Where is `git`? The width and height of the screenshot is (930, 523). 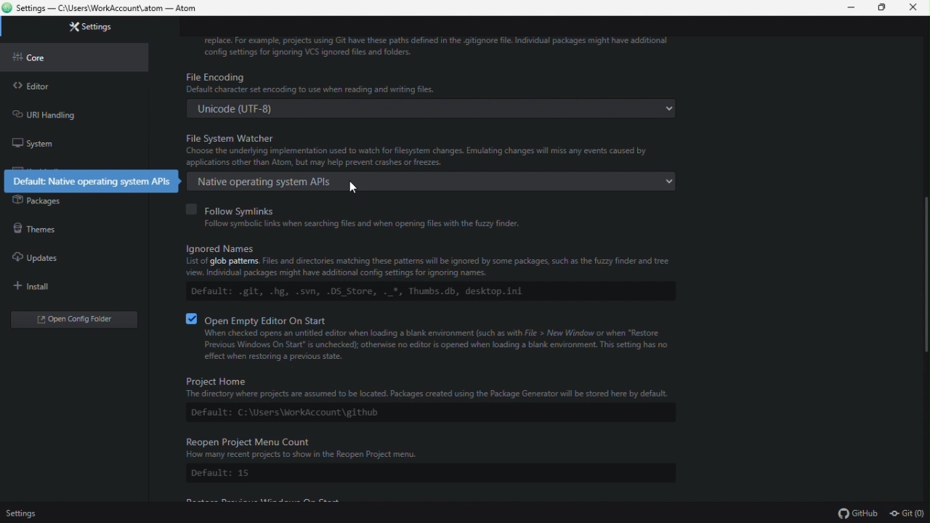
git is located at coordinates (910, 514).